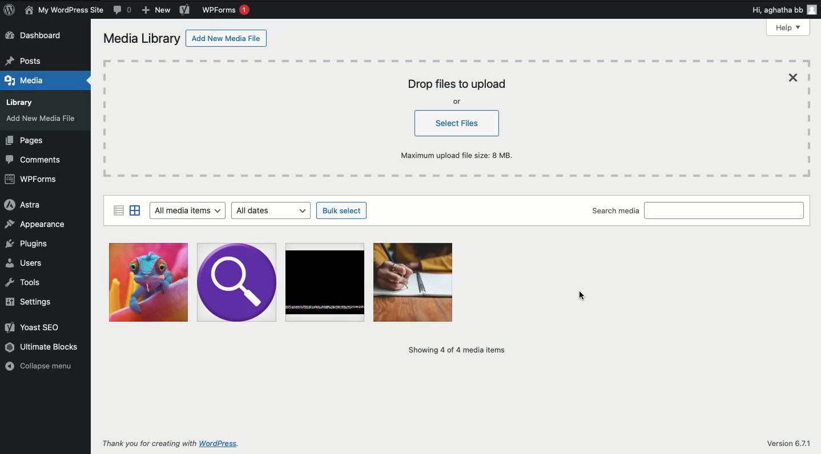  What do you see at coordinates (27, 244) in the screenshot?
I see `Plugins` at bounding box center [27, 244].